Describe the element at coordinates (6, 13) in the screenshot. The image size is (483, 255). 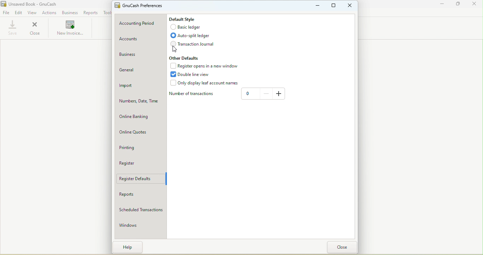
I see `File ` at that location.